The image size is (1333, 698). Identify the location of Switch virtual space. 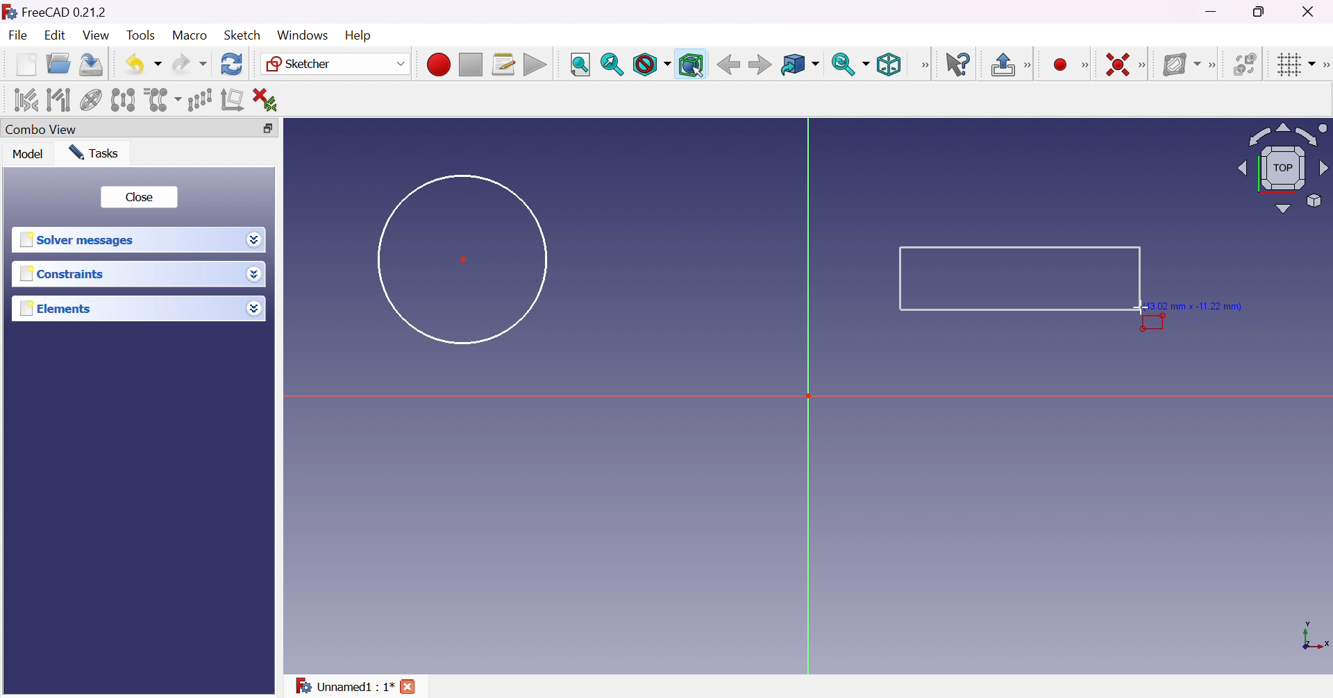
(1248, 64).